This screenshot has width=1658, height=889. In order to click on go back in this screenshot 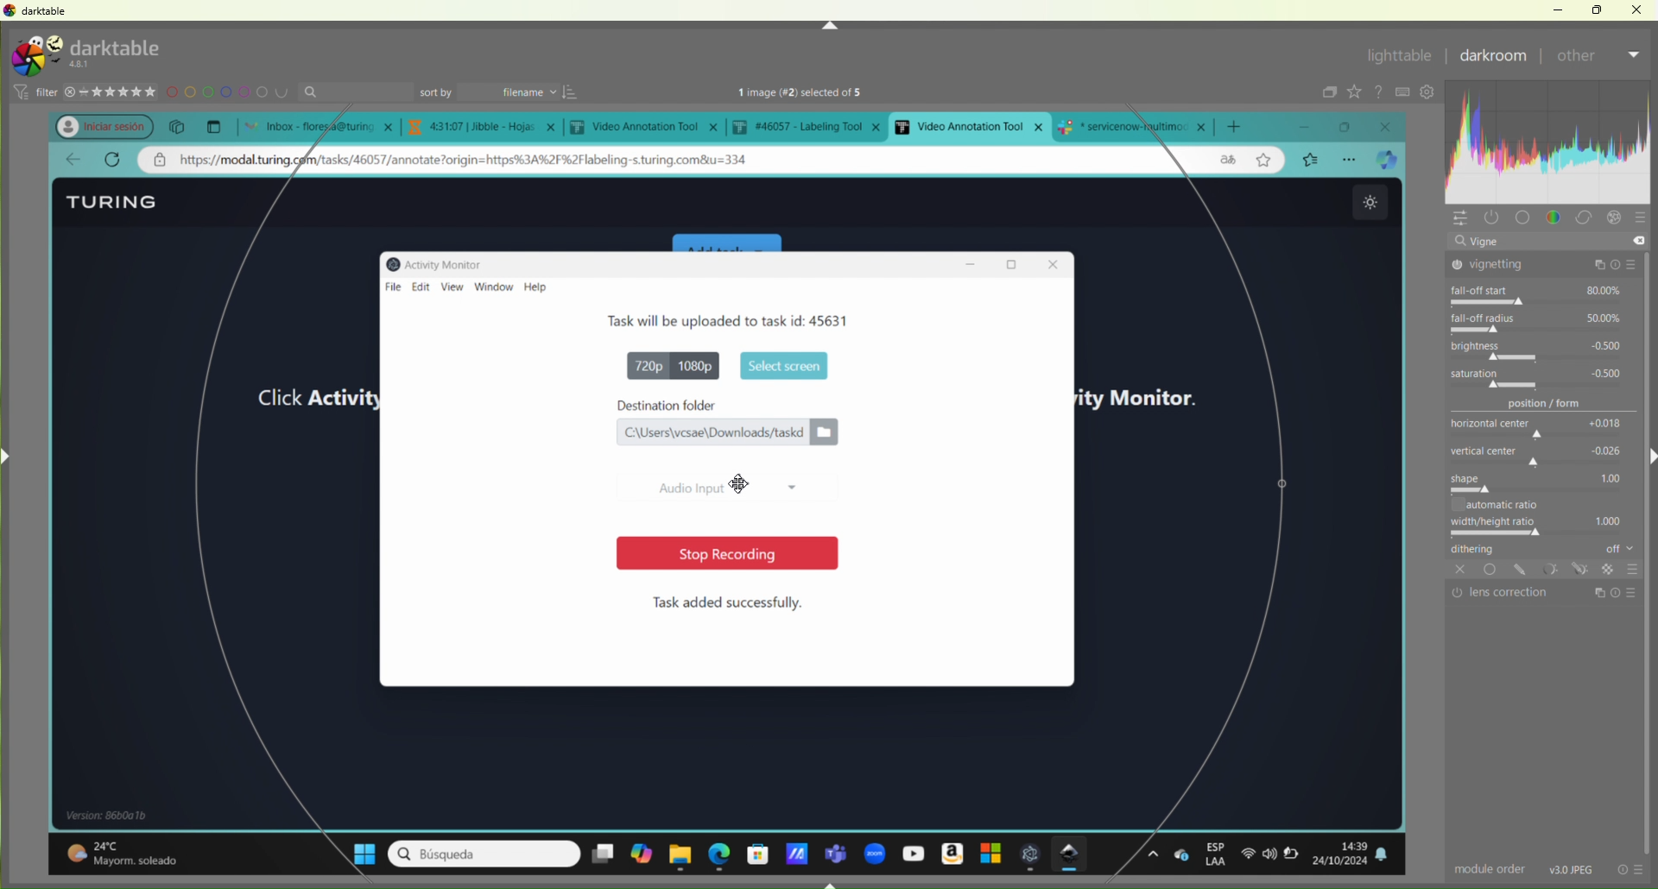, I will do `click(73, 161)`.